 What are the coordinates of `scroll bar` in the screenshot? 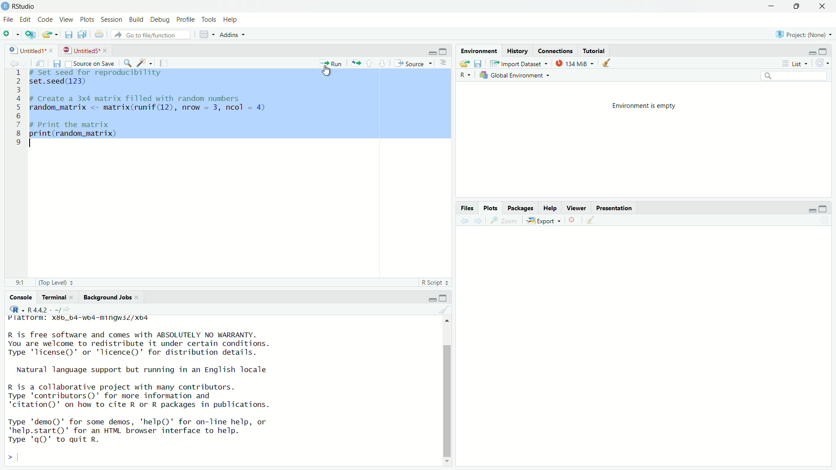 It's located at (448, 393).